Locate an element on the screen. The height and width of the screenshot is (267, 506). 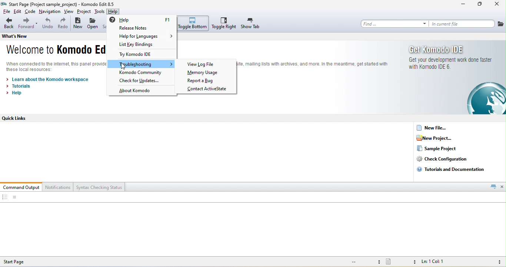
about komodo is located at coordinates (137, 91).